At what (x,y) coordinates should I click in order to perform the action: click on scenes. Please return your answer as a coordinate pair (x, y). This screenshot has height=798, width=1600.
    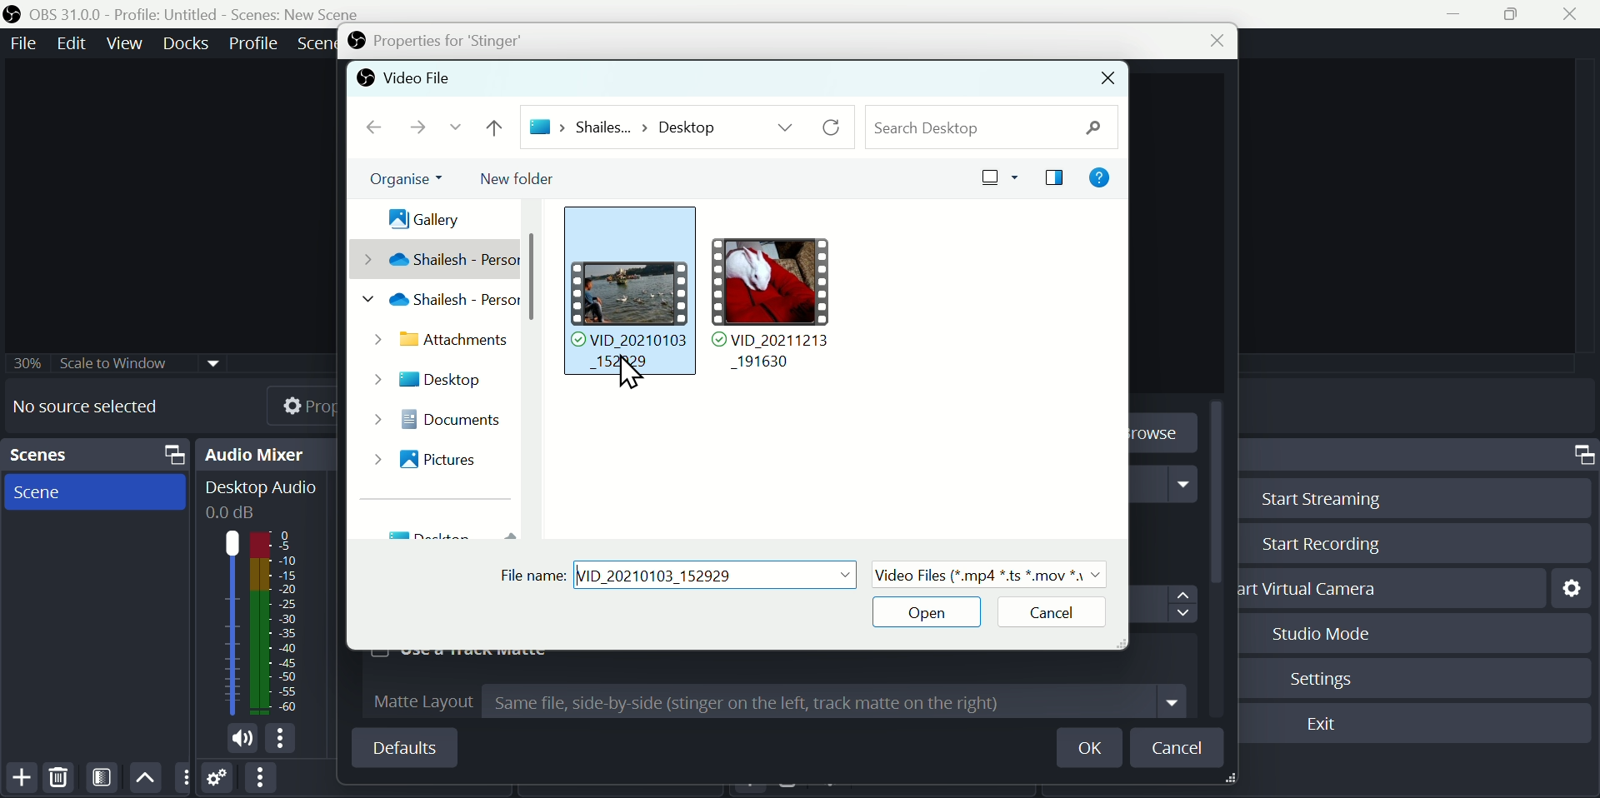
    Looking at the image, I should click on (95, 492).